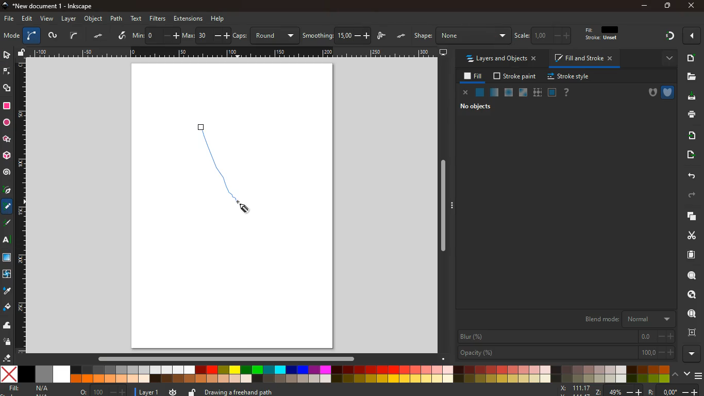 Image resolution: width=704 pixels, height=396 pixels. What do you see at coordinates (687, 373) in the screenshot?
I see `down` at bounding box center [687, 373].